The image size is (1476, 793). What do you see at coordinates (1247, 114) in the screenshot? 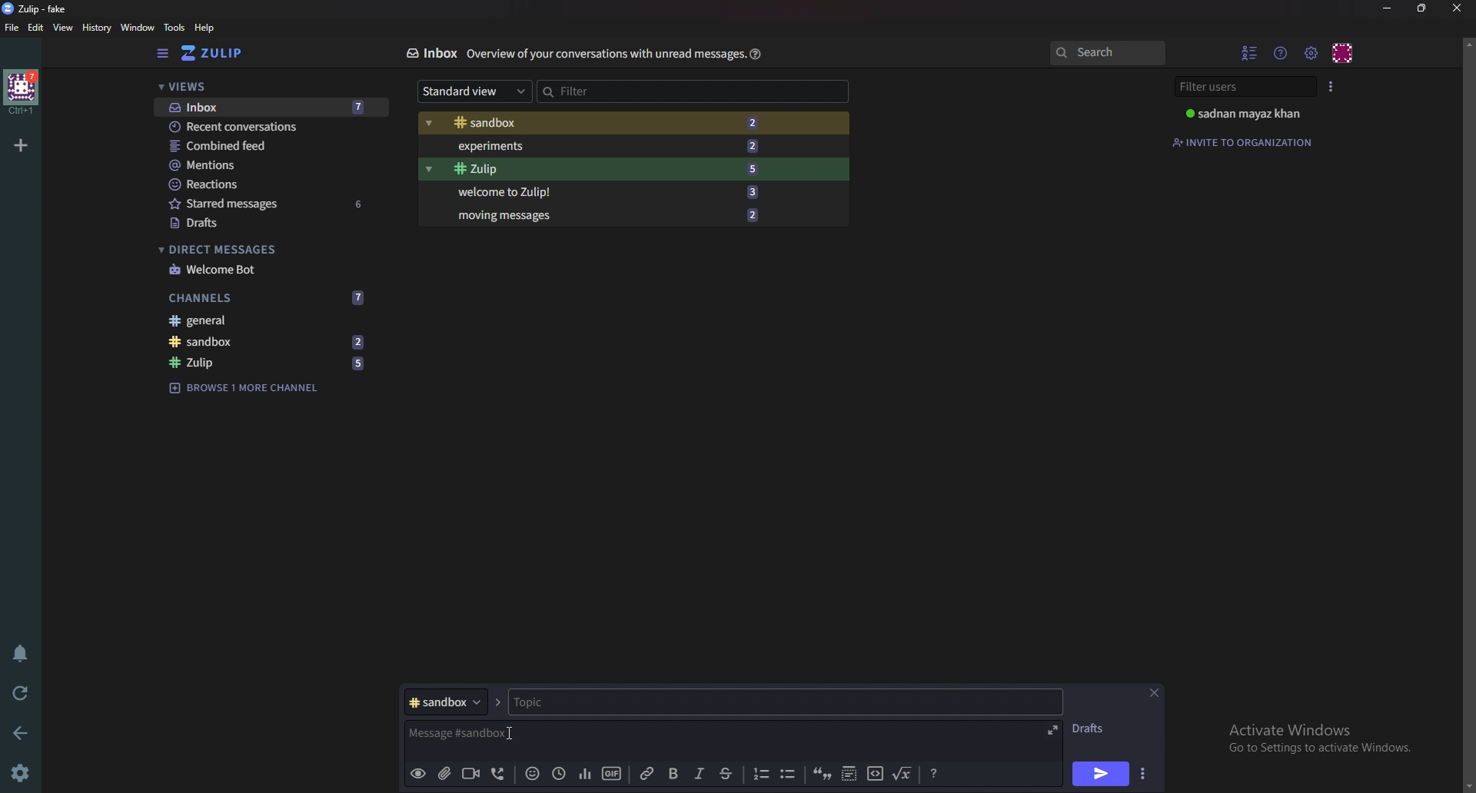
I see `User` at bounding box center [1247, 114].